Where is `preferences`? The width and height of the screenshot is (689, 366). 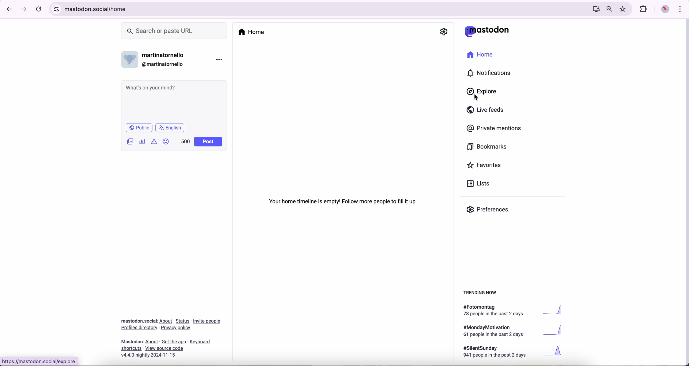 preferences is located at coordinates (492, 211).